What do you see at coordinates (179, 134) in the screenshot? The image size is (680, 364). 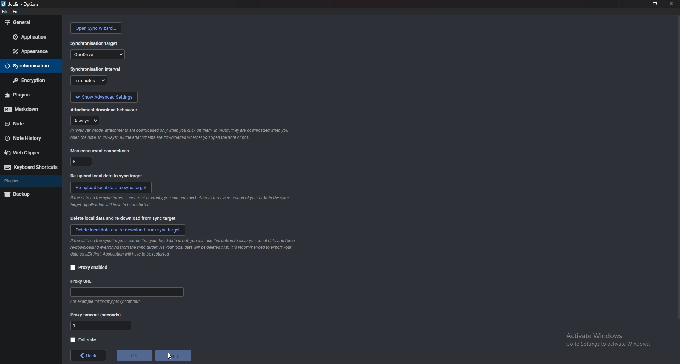 I see `info` at bounding box center [179, 134].